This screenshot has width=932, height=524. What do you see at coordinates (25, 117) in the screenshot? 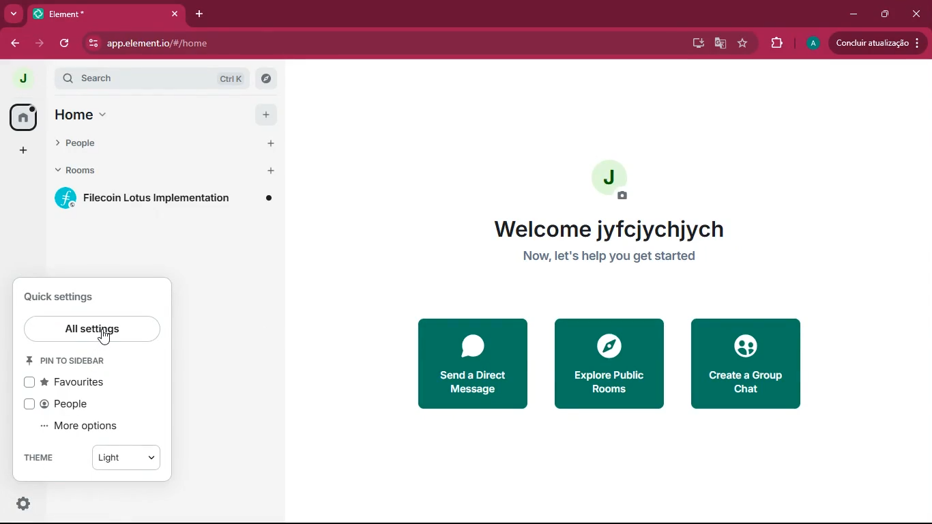
I see `home` at bounding box center [25, 117].